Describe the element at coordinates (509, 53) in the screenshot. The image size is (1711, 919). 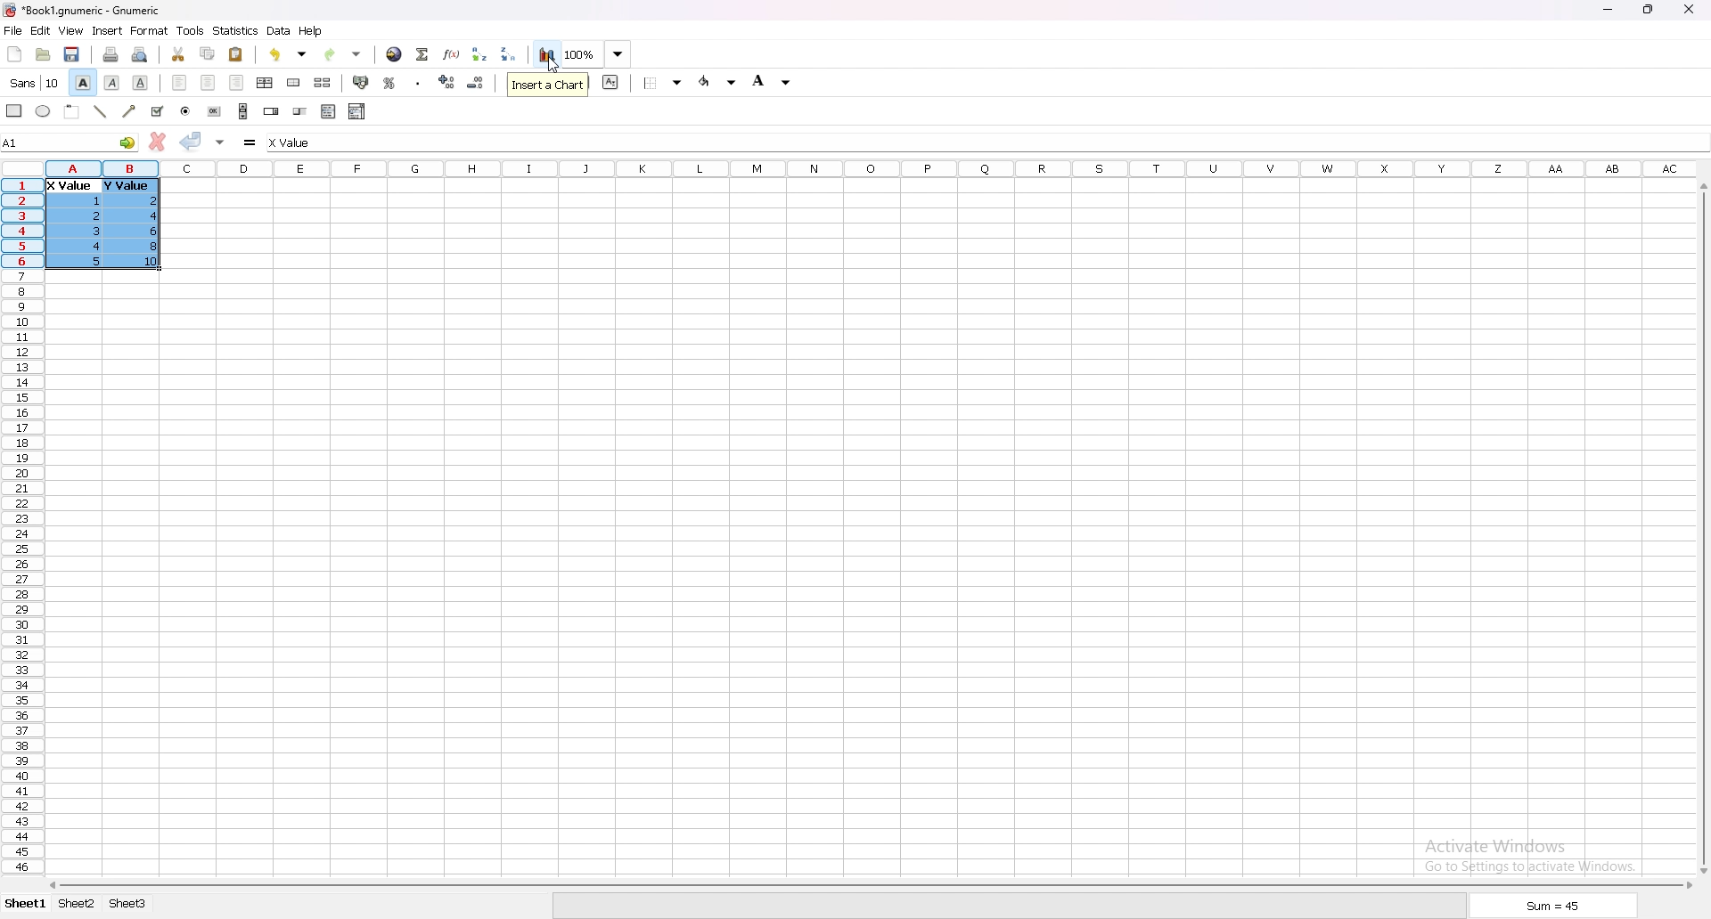
I see `sort descending` at that location.